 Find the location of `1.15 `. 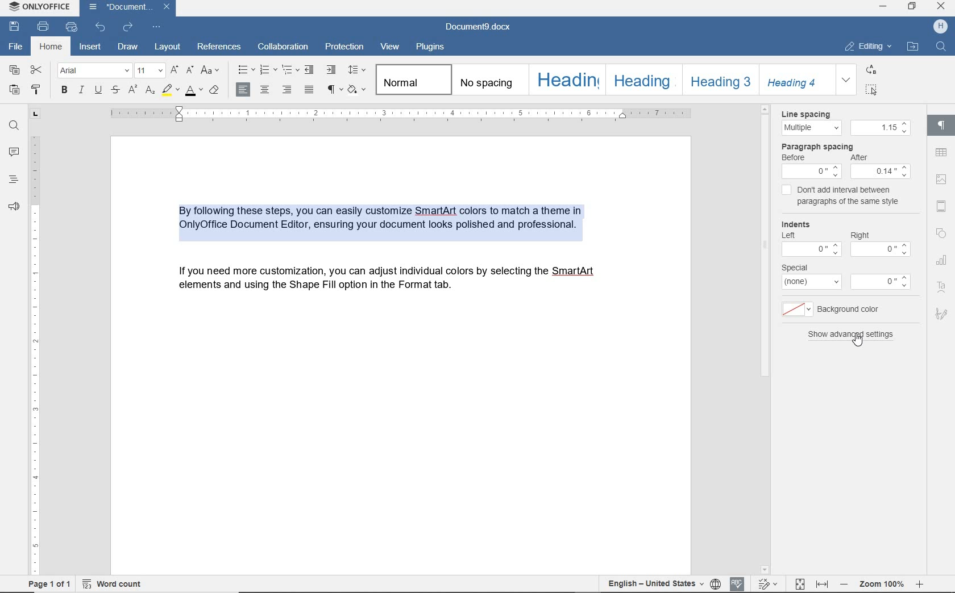

1.15  is located at coordinates (880, 128).